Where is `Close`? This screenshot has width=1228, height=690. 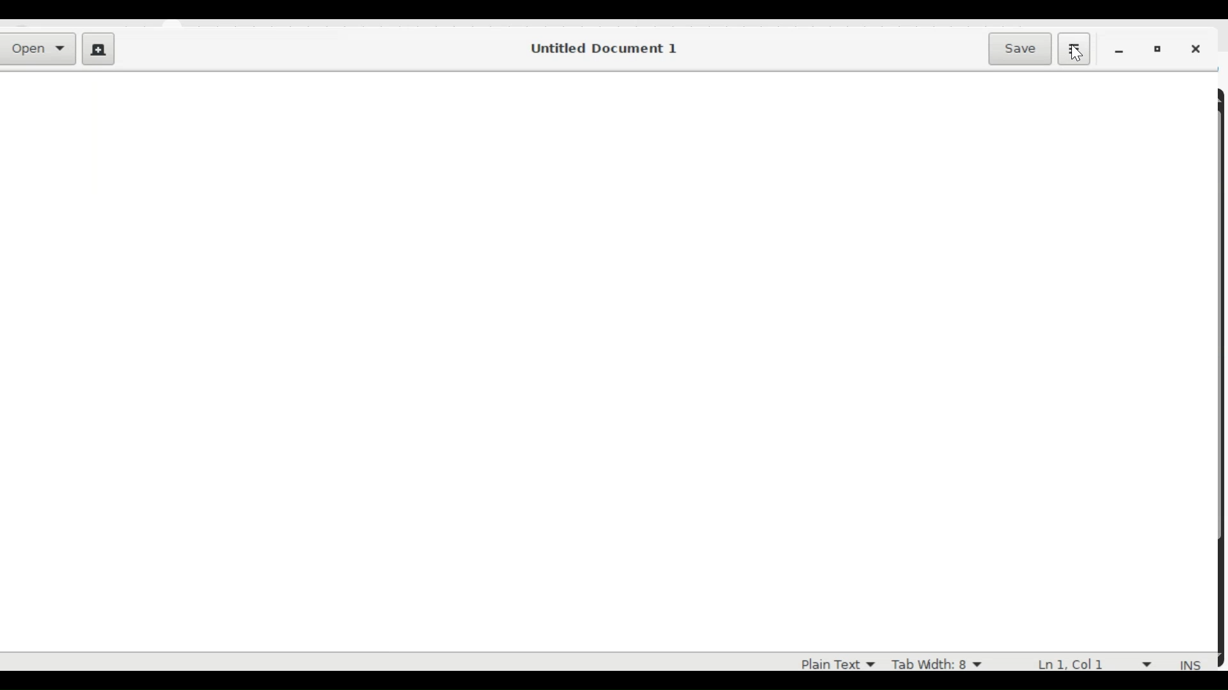 Close is located at coordinates (1199, 50).